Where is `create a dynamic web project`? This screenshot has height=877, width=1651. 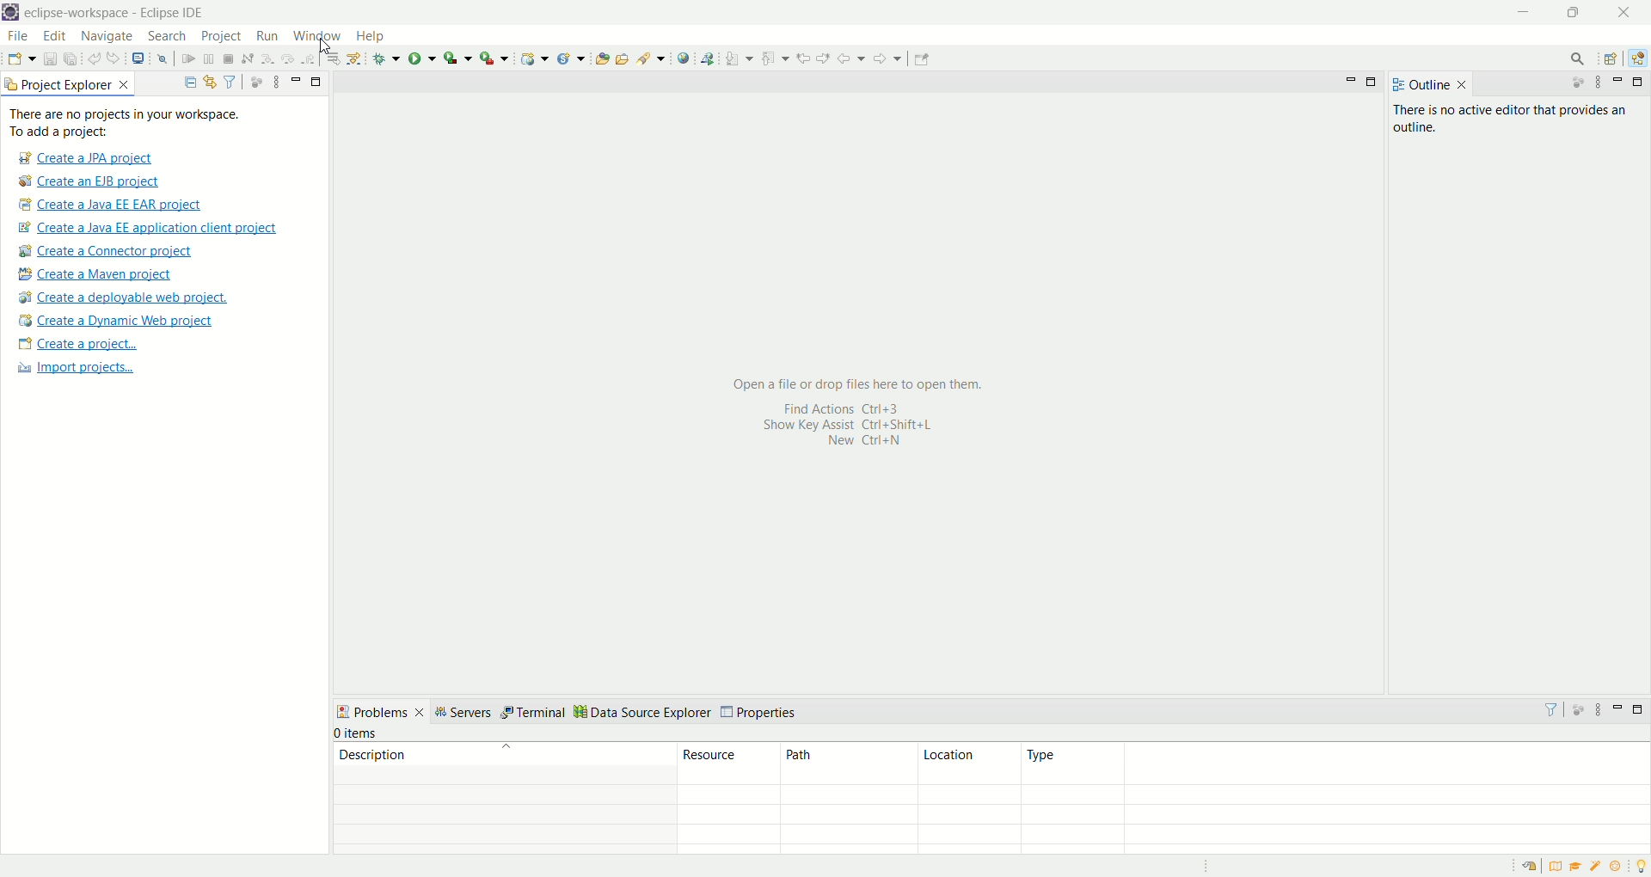 create a dynamic web project is located at coordinates (114, 321).